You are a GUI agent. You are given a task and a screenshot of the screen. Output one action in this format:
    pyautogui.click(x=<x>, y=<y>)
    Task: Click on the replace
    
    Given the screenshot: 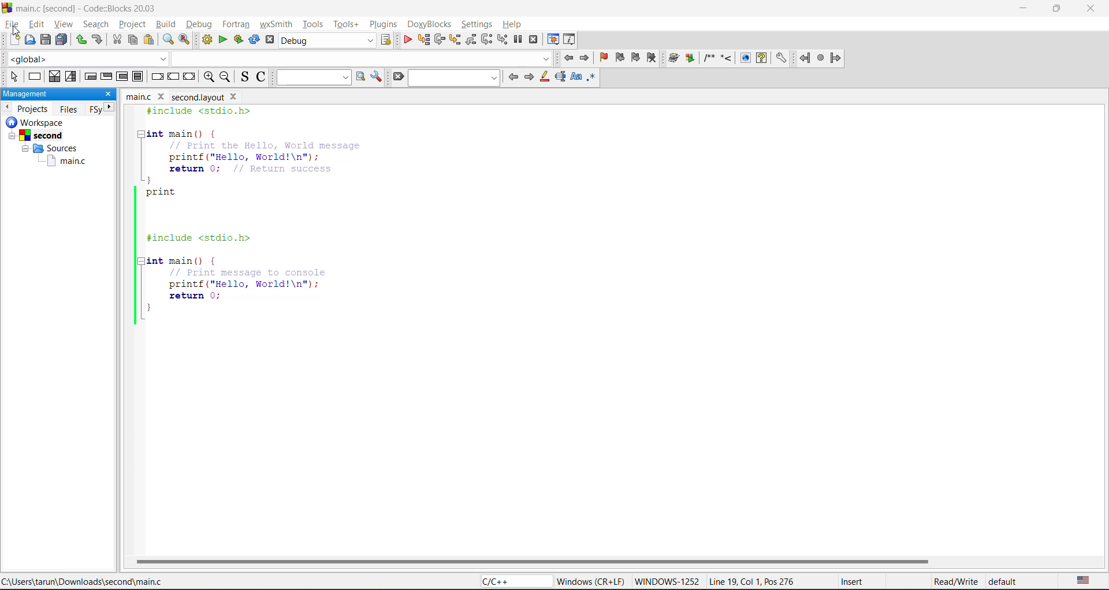 What is the action you would take?
    pyautogui.click(x=184, y=39)
    